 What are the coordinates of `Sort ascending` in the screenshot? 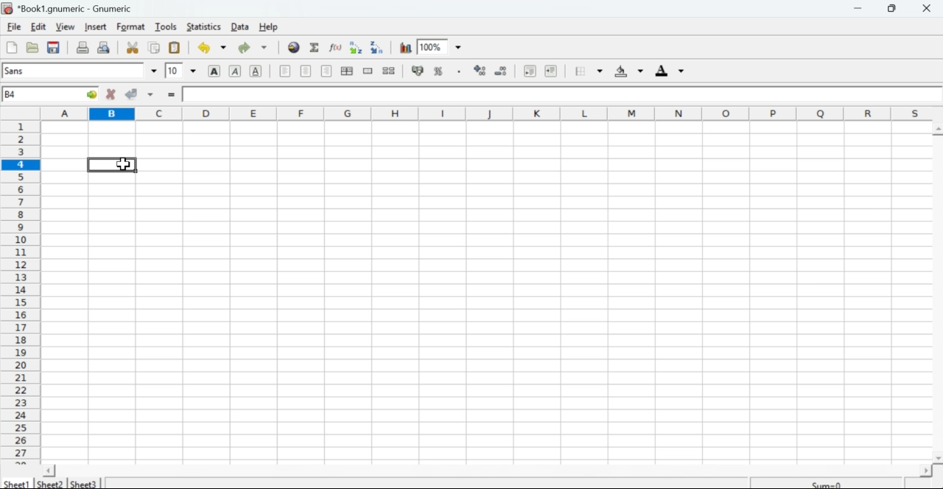 It's located at (356, 48).